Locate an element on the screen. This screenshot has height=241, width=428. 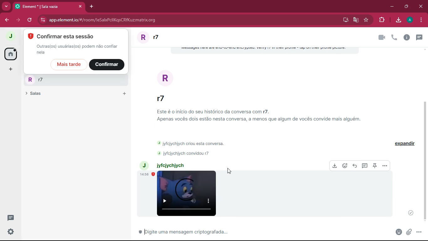
anexo is located at coordinates (395, 232).